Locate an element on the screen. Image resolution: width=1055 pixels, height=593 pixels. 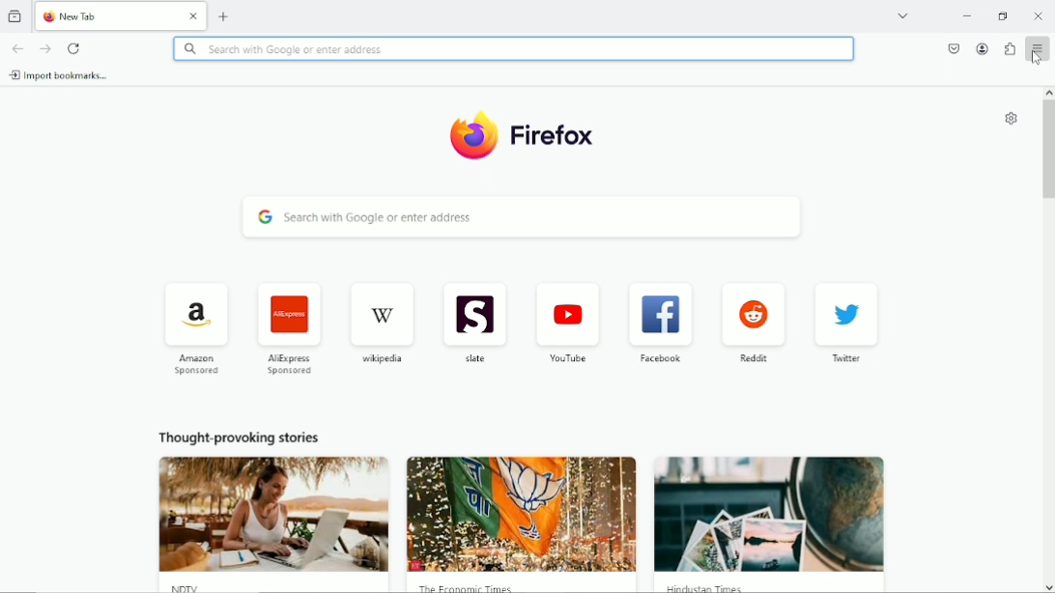
Hindustan Times is located at coordinates (769, 583).